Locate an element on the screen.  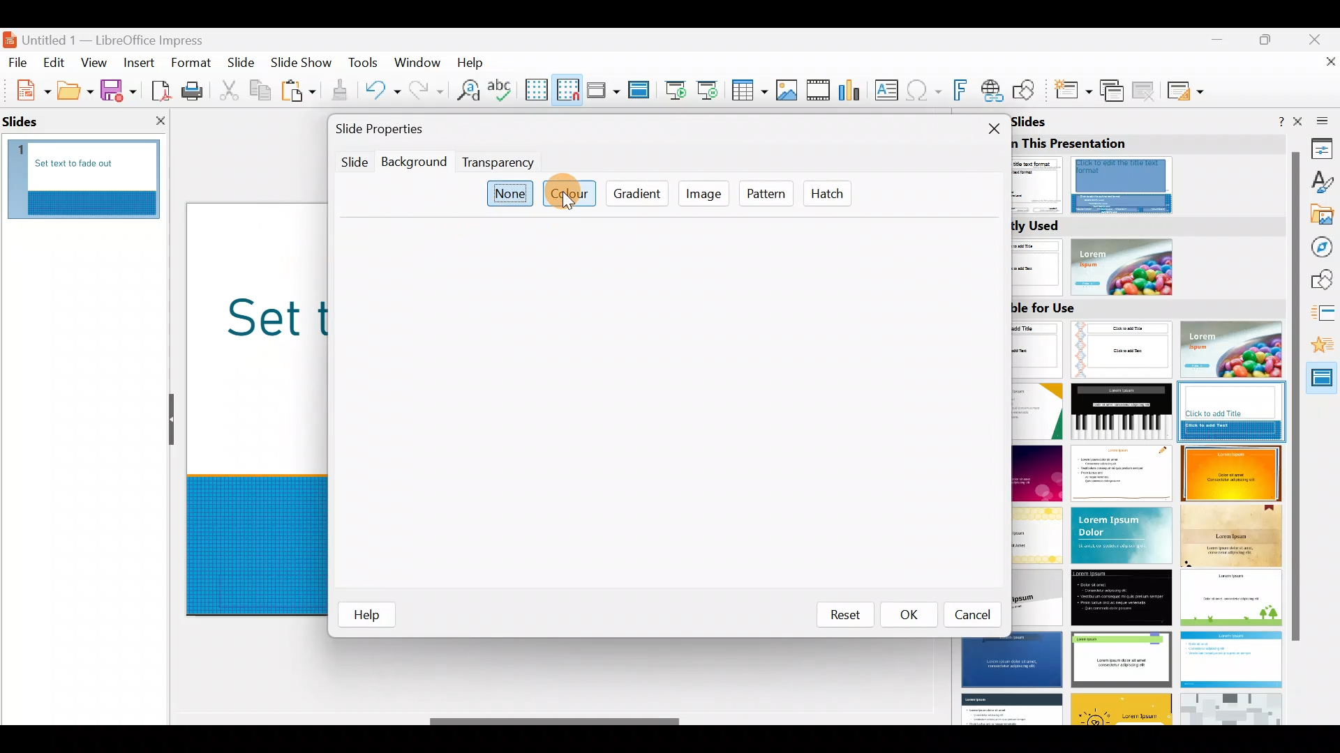
Slide is located at coordinates (350, 162).